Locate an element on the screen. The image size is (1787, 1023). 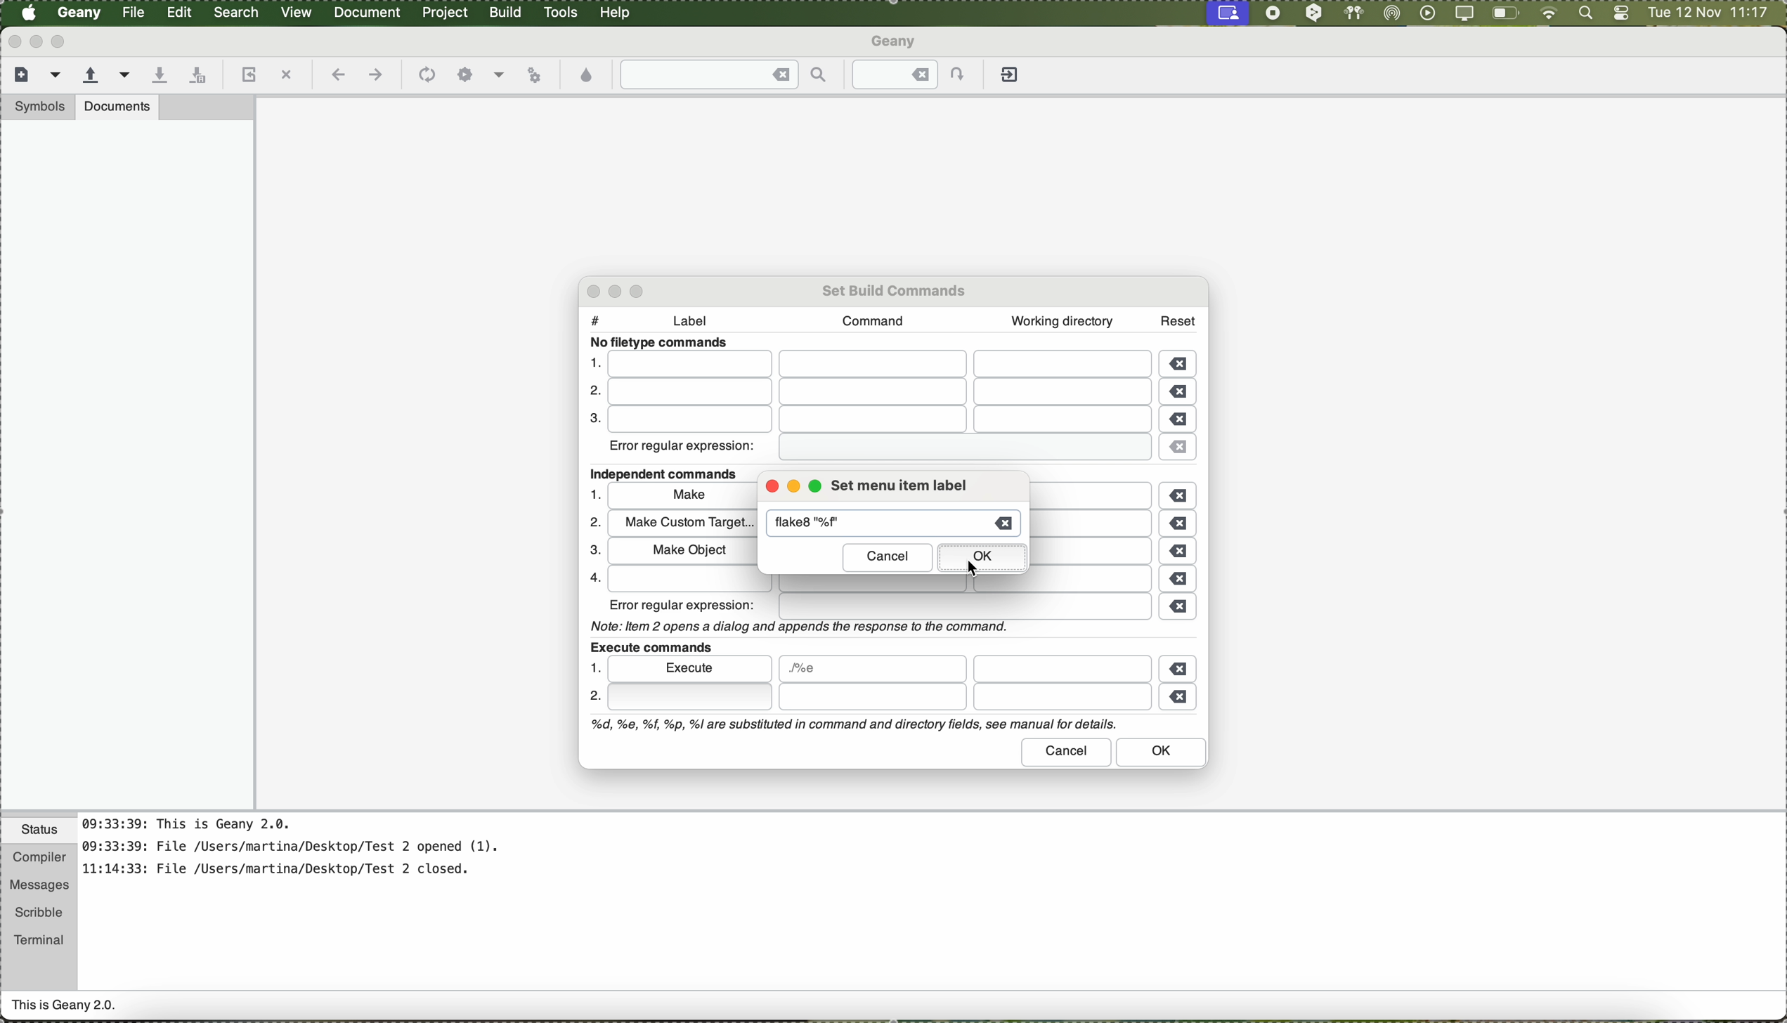
error regular expression is located at coordinates (684, 449).